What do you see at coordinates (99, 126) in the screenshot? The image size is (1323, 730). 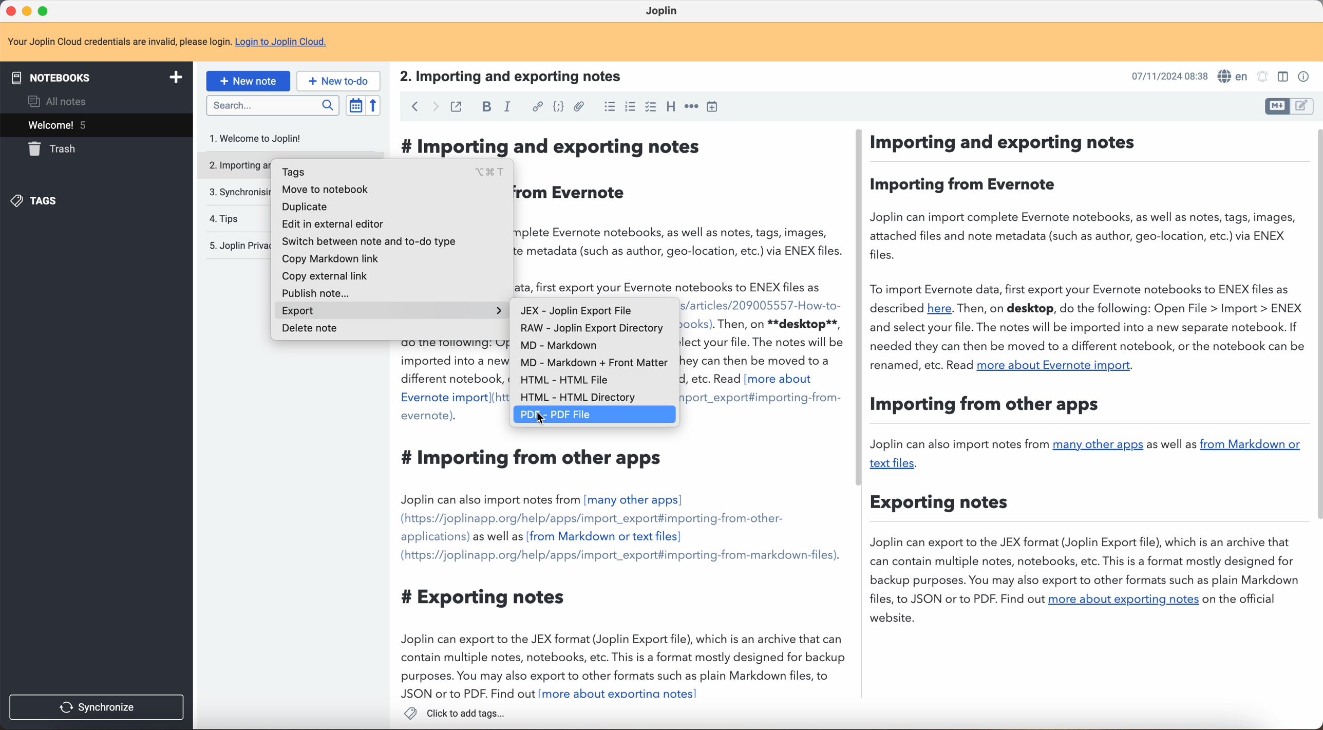 I see `welcome 5` at bounding box center [99, 126].